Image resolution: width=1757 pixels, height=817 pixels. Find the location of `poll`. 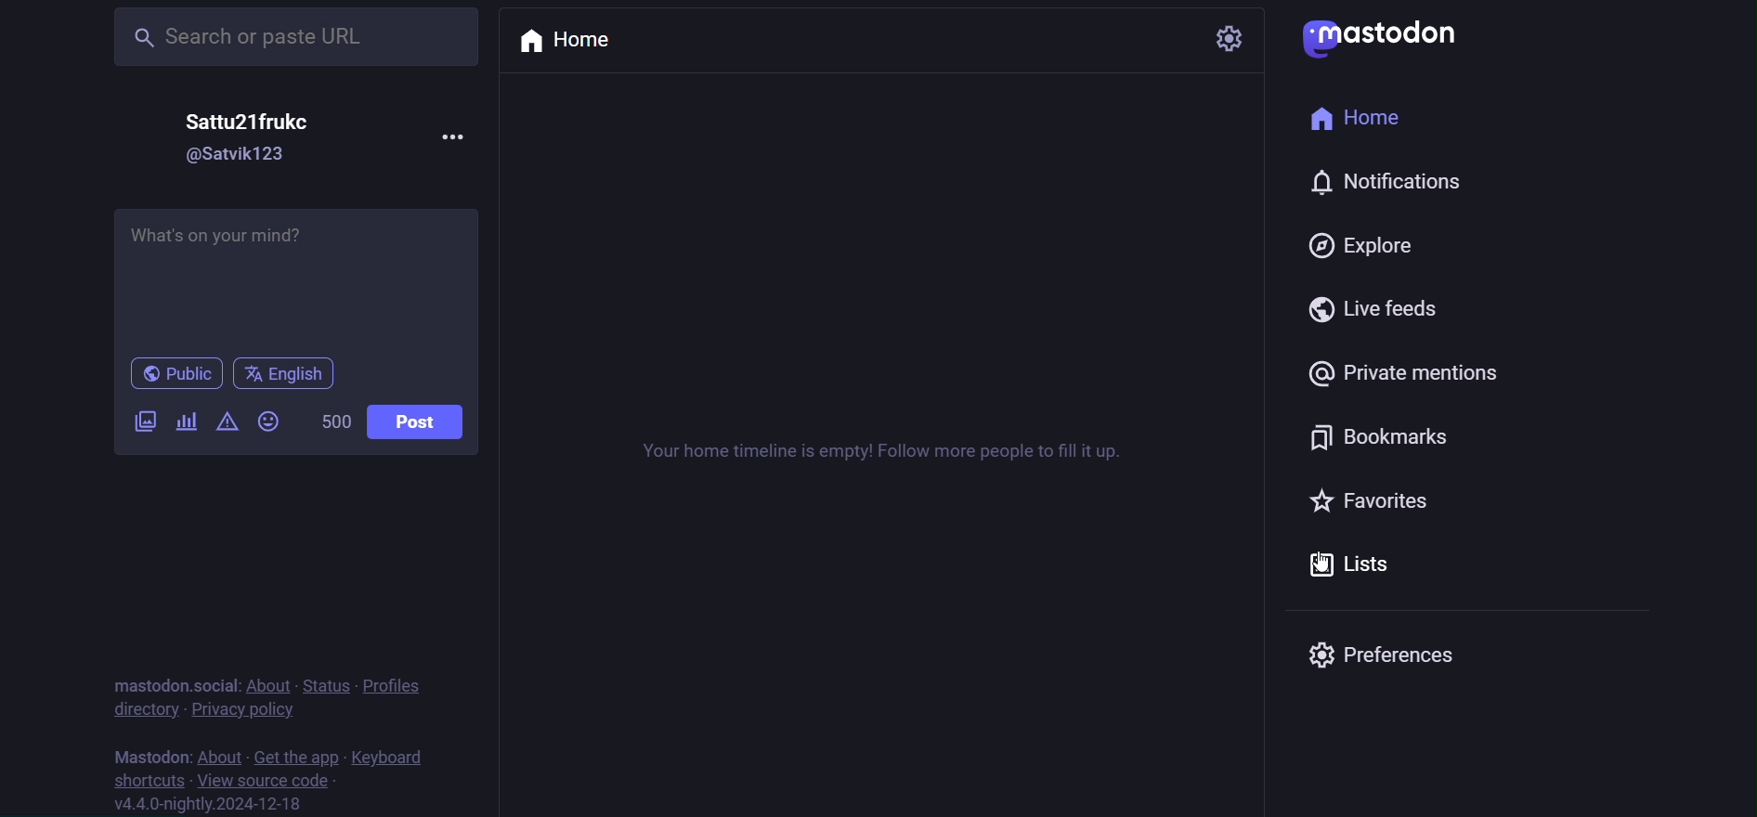

poll is located at coordinates (187, 421).